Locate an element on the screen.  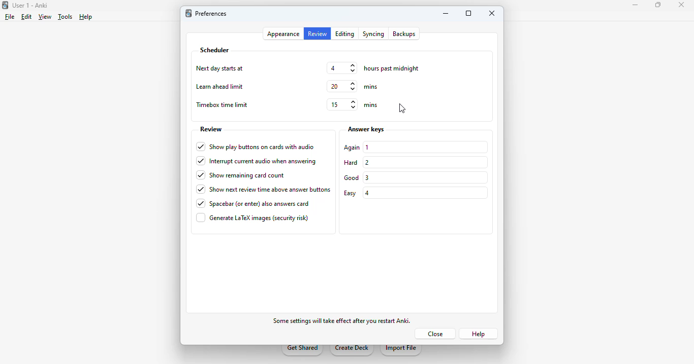
15 mins is located at coordinates (342, 104).